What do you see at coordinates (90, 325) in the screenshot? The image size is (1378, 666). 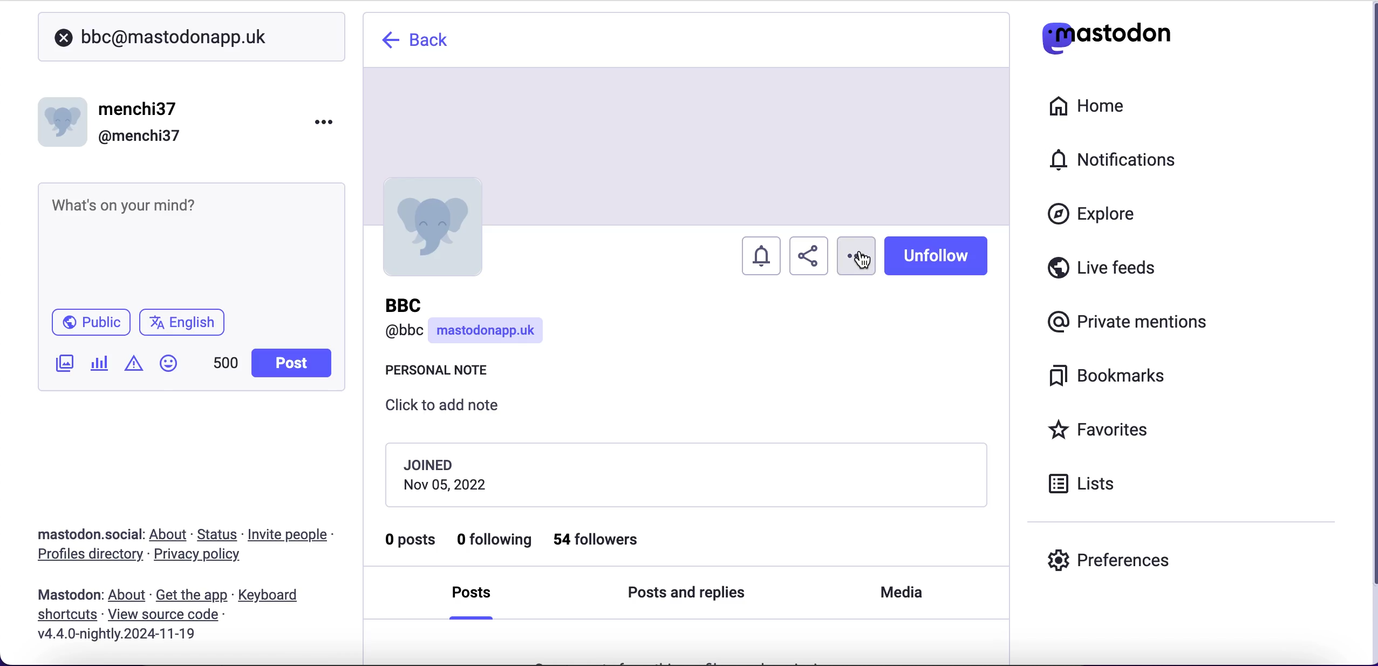 I see `public` at bounding box center [90, 325].